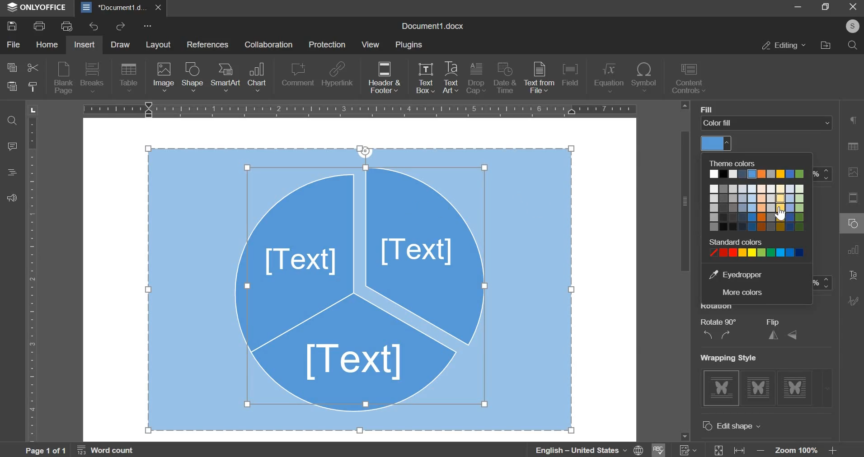  Describe the element at coordinates (687, 450) in the screenshot. I see `track changes` at that location.